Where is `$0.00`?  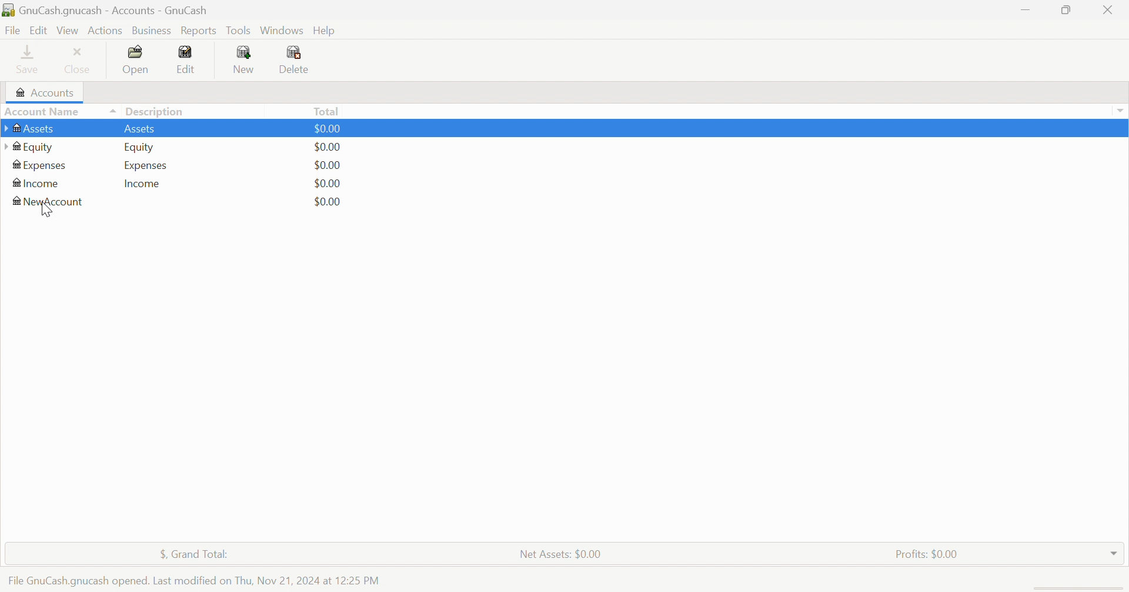 $0.00 is located at coordinates (328, 147).